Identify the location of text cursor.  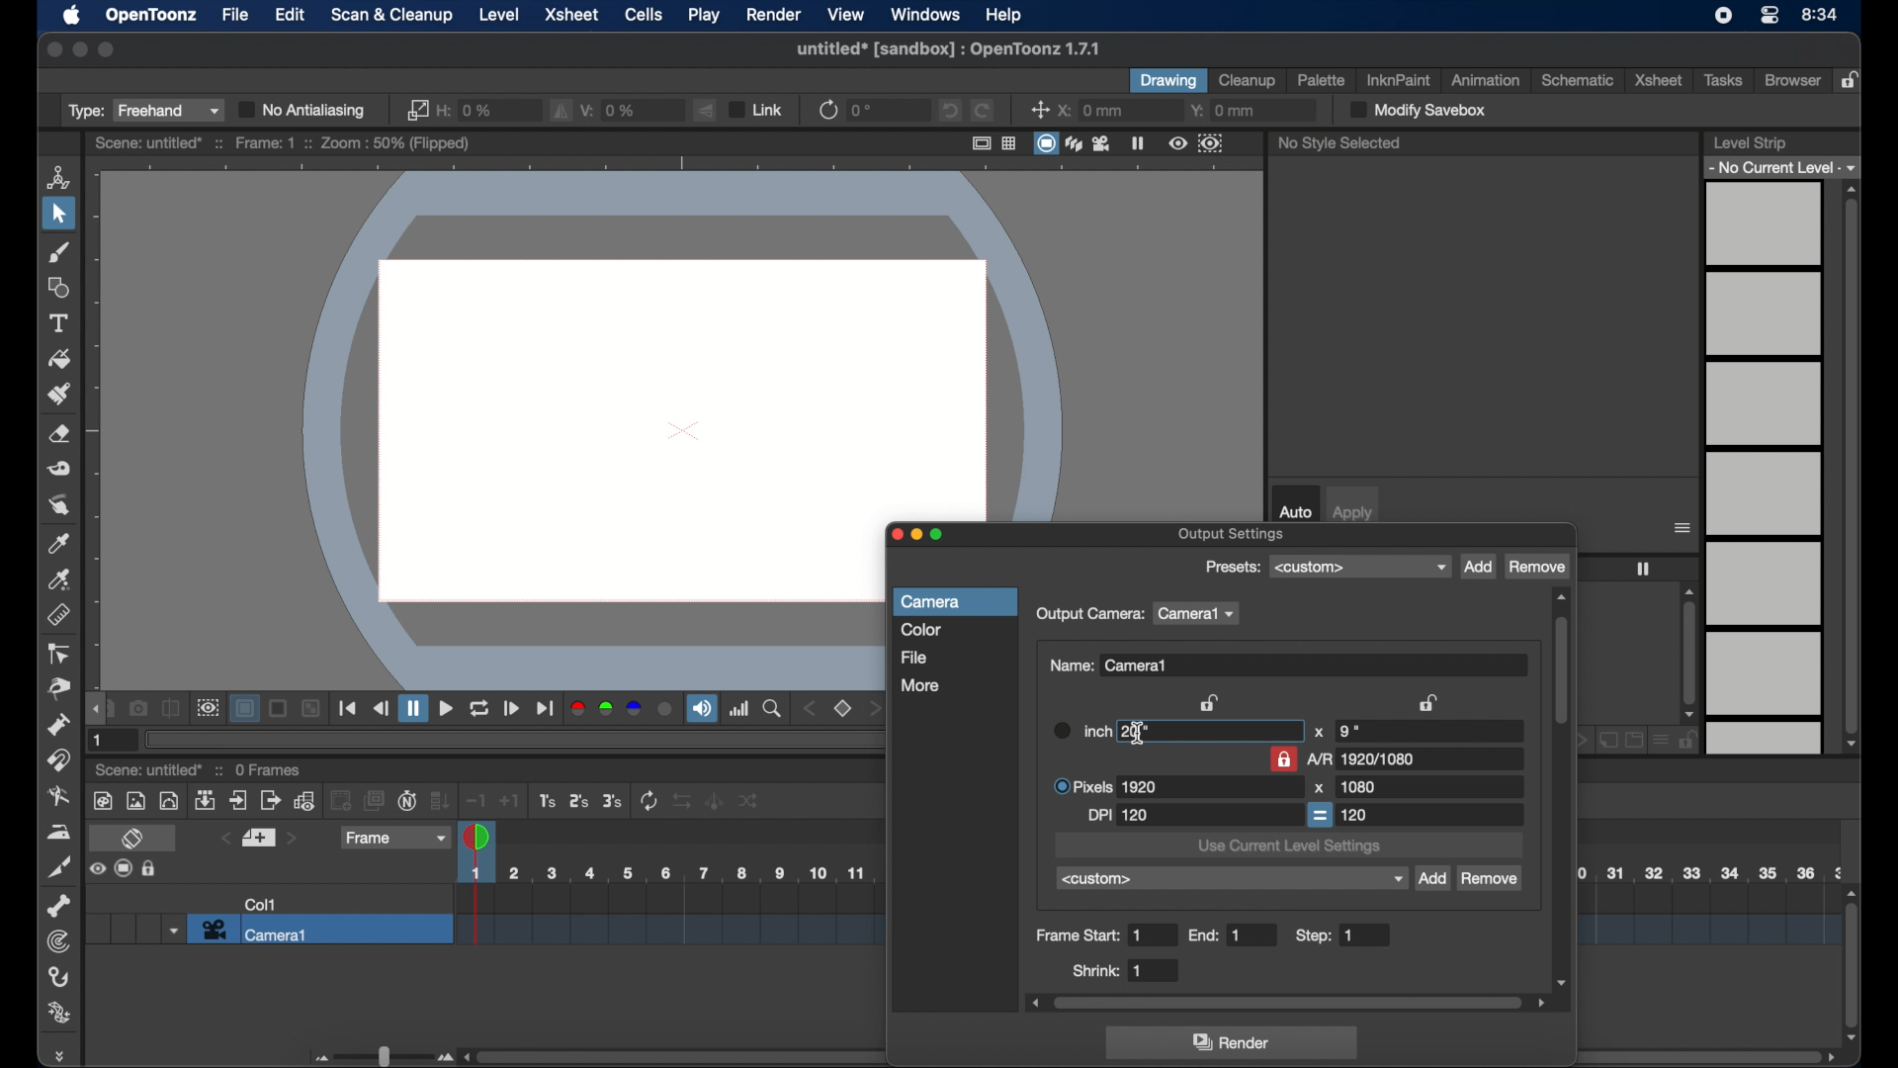
(1139, 735).